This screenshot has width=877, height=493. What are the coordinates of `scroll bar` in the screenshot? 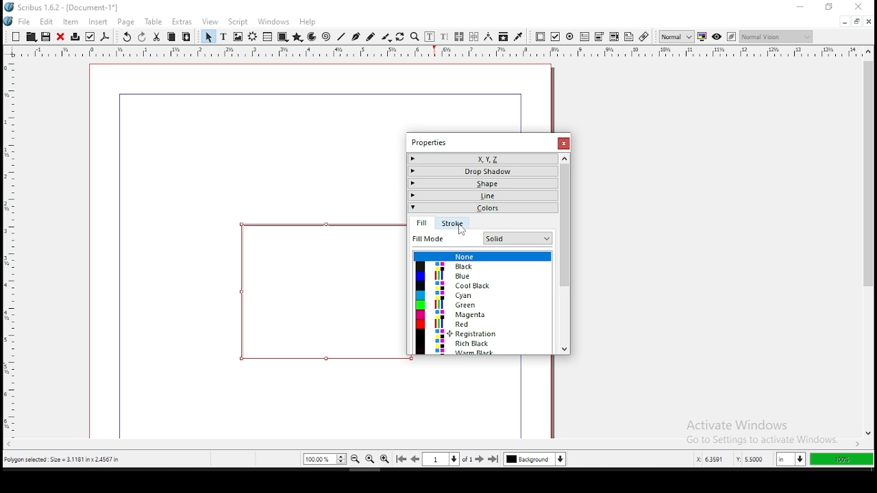 It's located at (563, 253).